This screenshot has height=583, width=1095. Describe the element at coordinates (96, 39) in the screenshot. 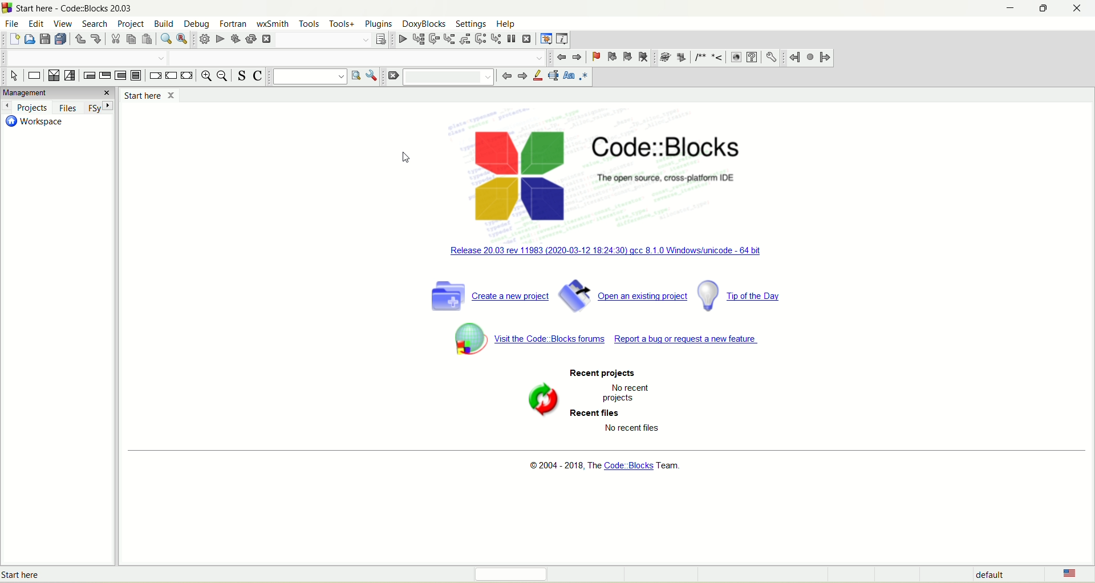

I see `redo` at that location.